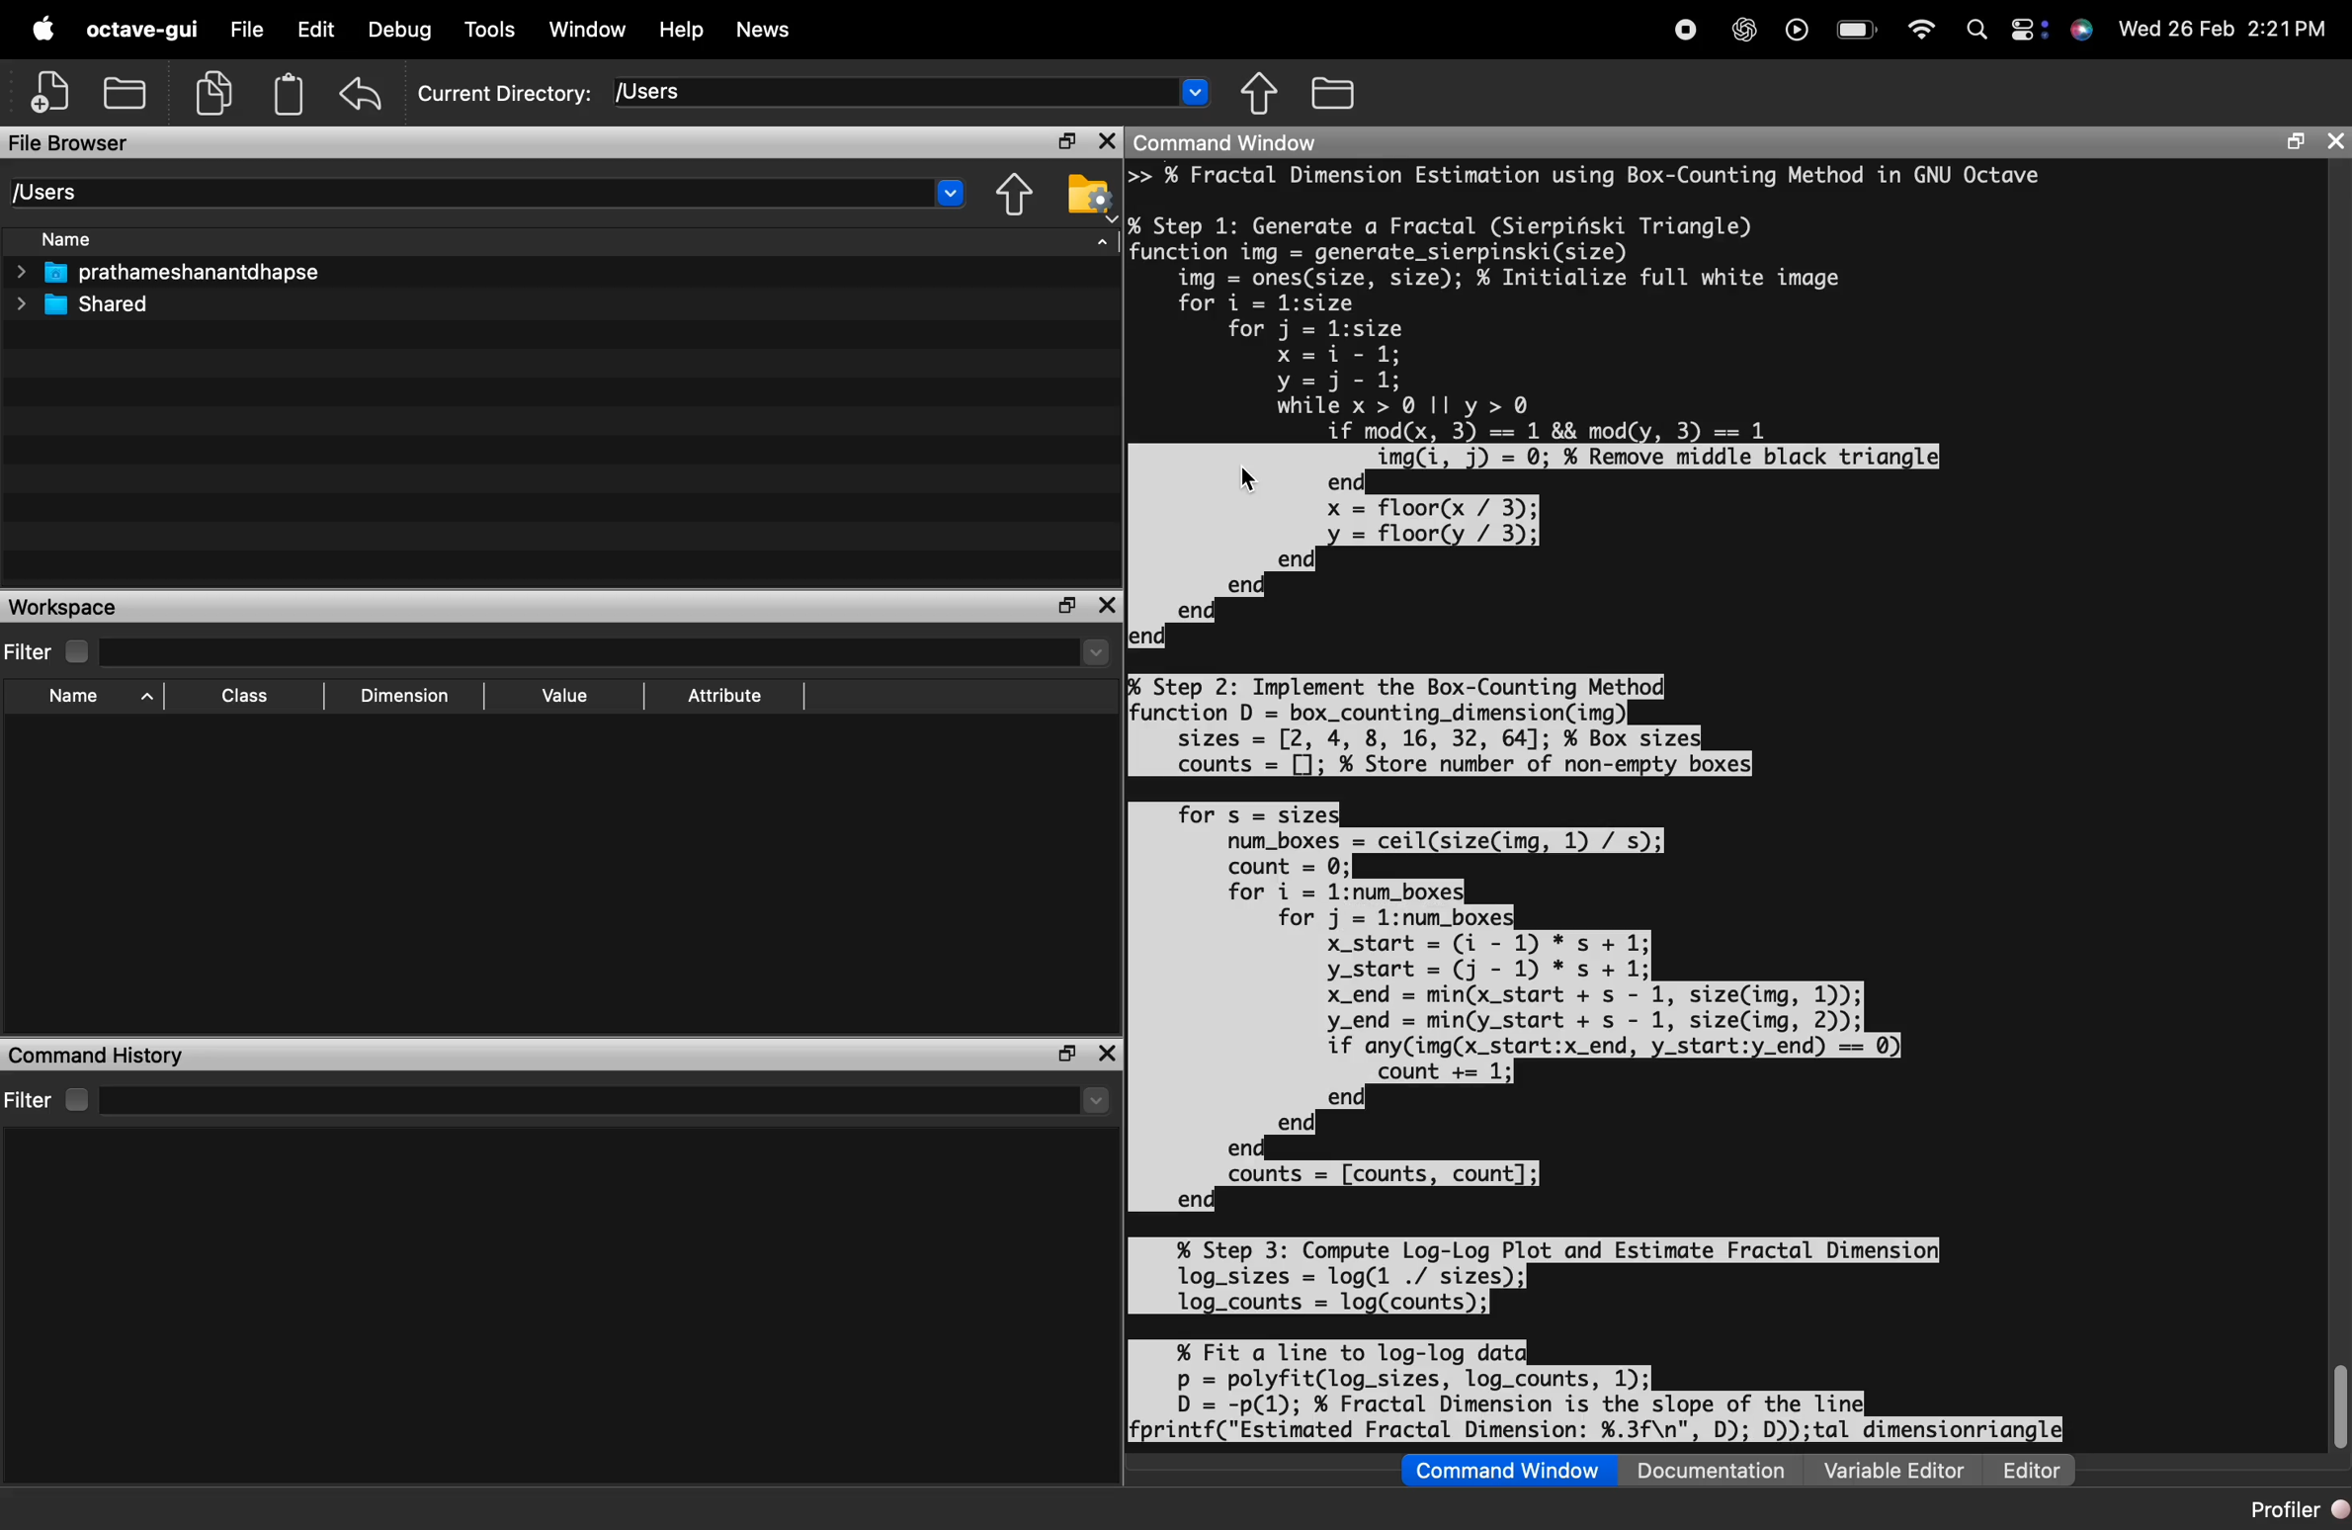  Describe the element at coordinates (315, 28) in the screenshot. I see `Edit` at that location.